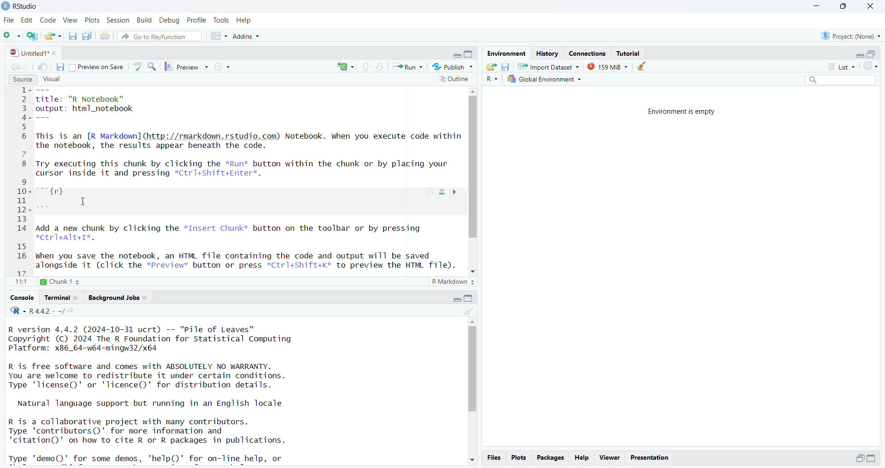 This screenshot has width=885, height=468. What do you see at coordinates (850, 36) in the screenshot?
I see `project(None)` at bounding box center [850, 36].